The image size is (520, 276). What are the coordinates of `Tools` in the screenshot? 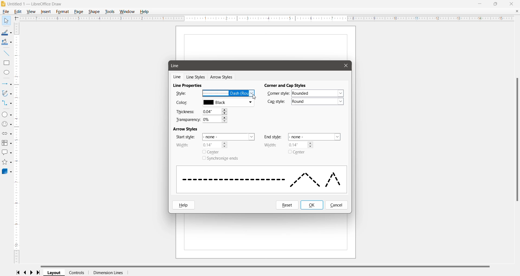 It's located at (110, 12).